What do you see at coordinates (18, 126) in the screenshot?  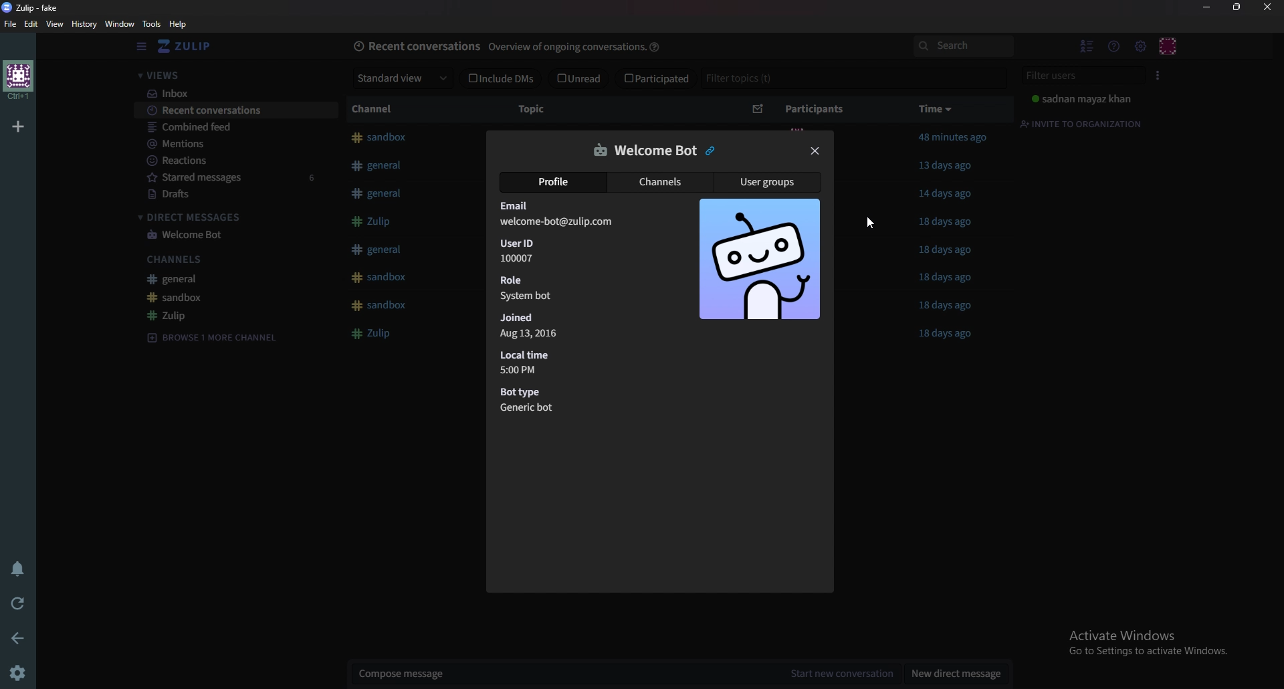 I see `Add organization` at bounding box center [18, 126].